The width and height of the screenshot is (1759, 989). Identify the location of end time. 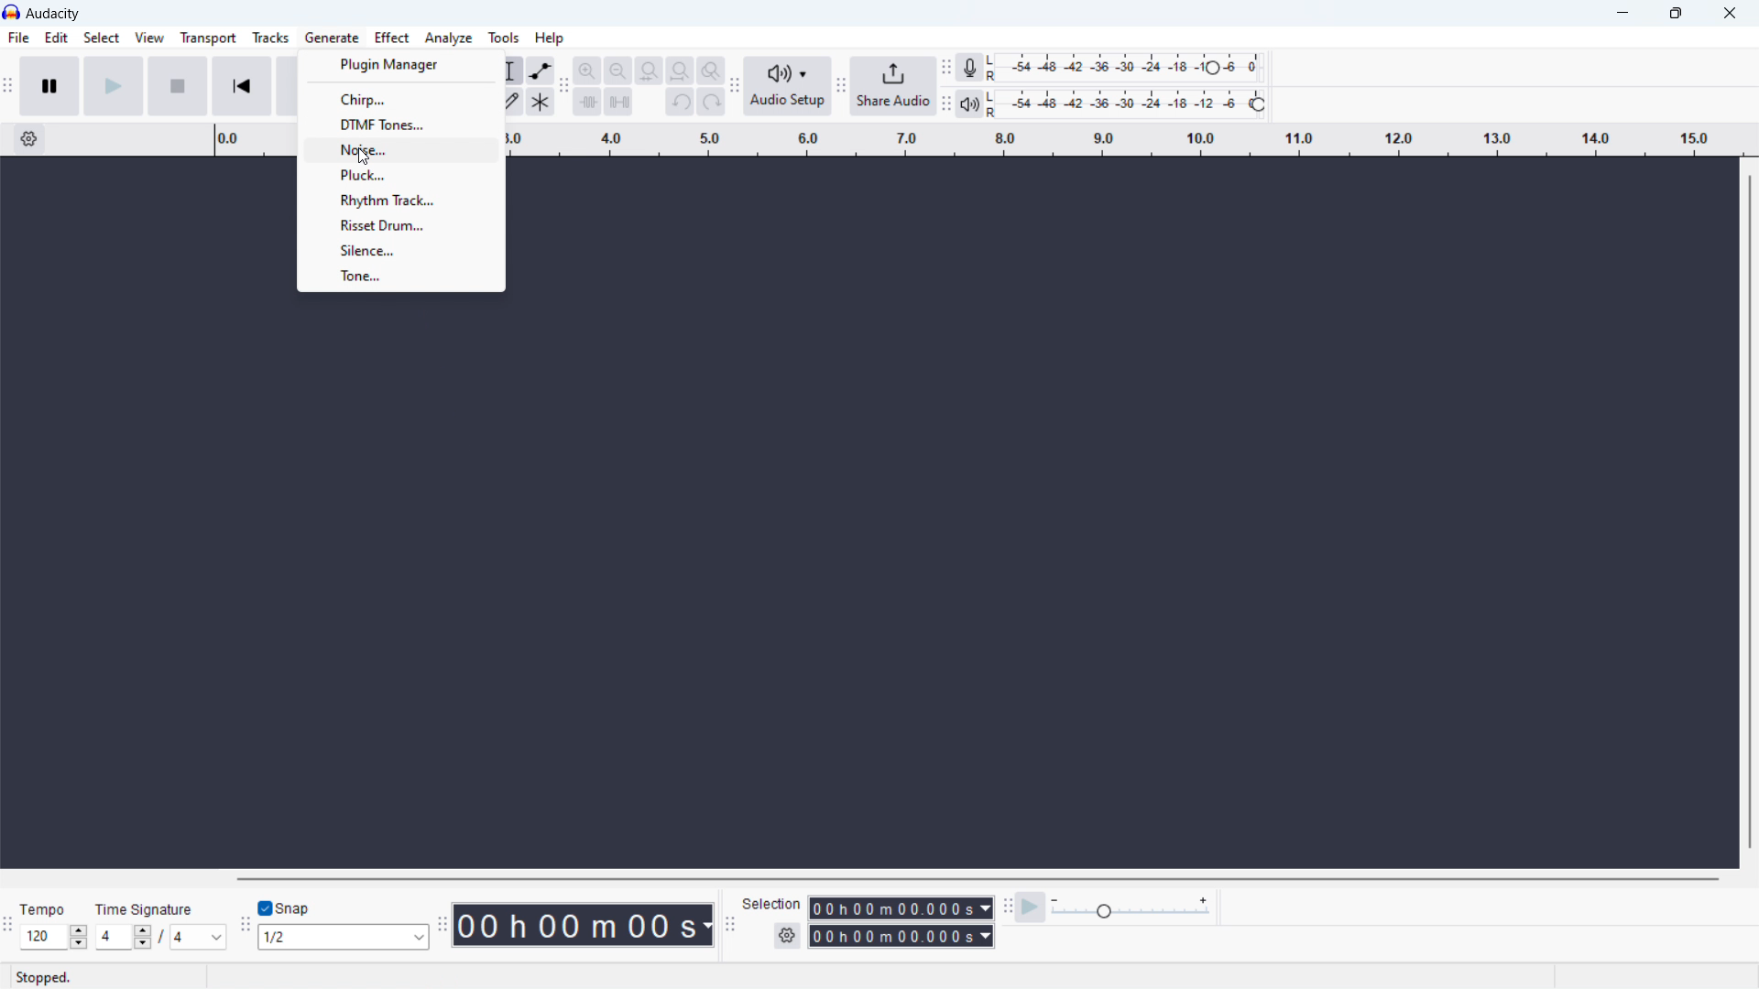
(902, 937).